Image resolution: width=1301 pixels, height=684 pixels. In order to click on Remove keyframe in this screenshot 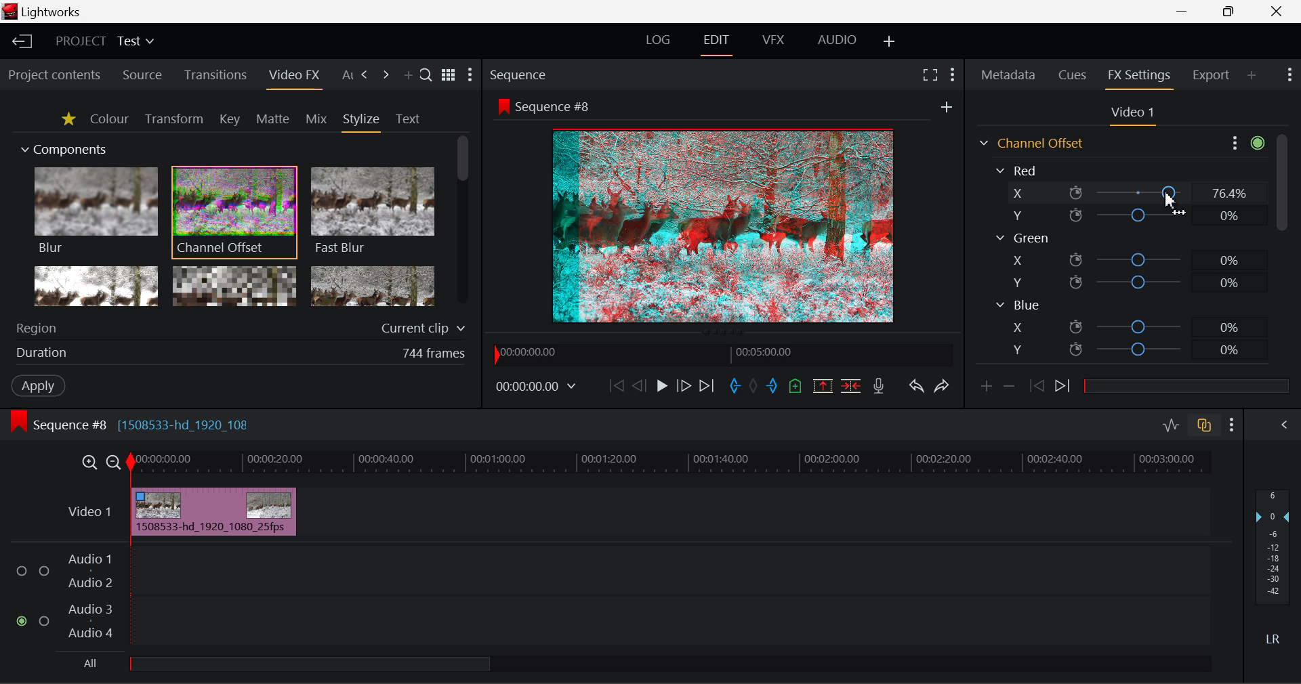, I will do `click(1010, 390)`.